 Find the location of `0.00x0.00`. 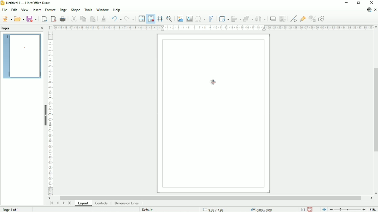

0.00x0.00 is located at coordinates (263, 209).